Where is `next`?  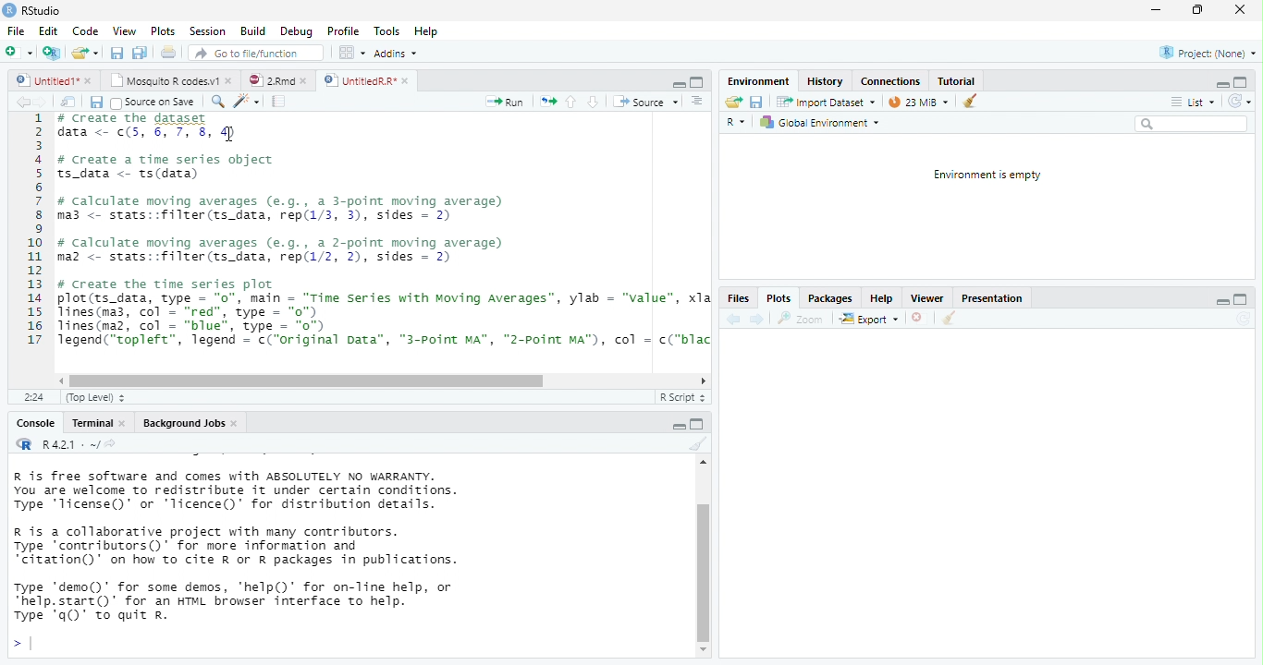
next is located at coordinates (757, 319).